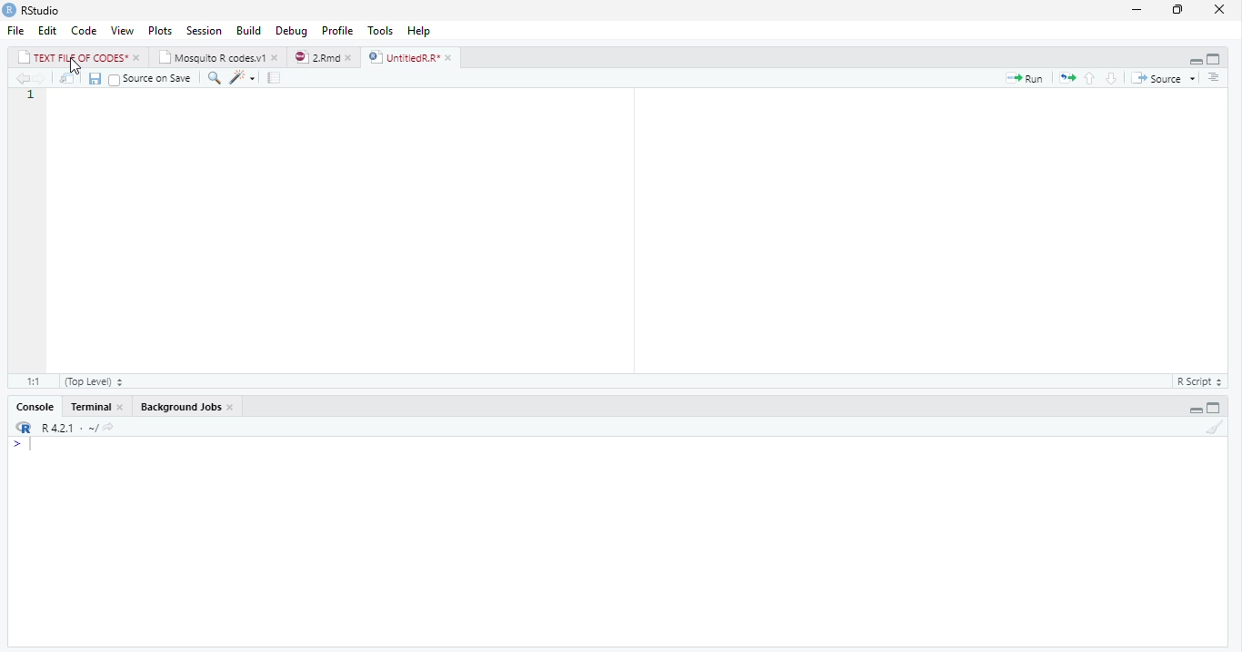 The width and height of the screenshot is (1242, 652). I want to click on minimize, so click(1195, 410).